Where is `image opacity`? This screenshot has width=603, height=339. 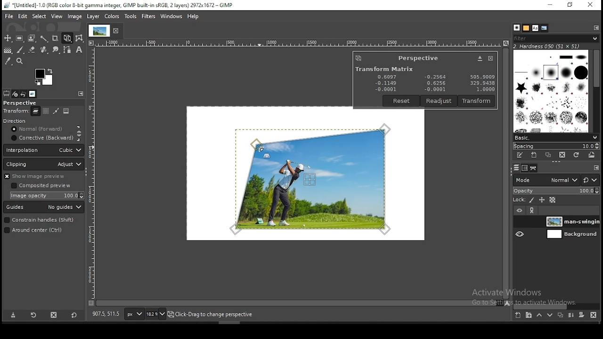 image opacity is located at coordinates (49, 195).